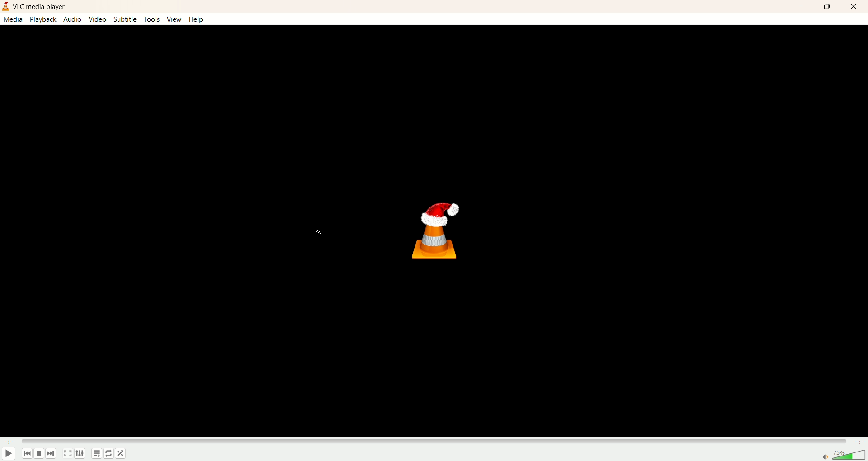 The image size is (868, 461). I want to click on time, so click(9, 442).